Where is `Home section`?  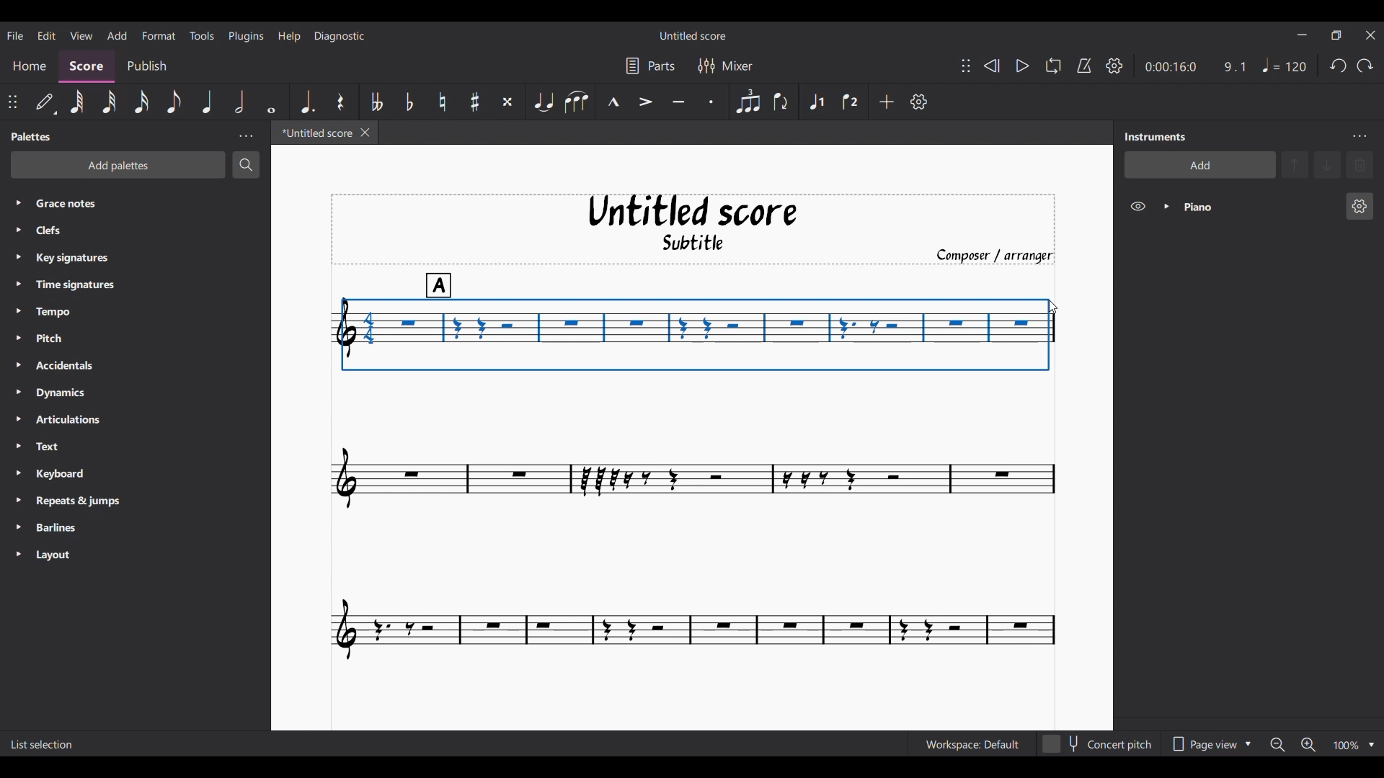
Home section is located at coordinates (30, 64).